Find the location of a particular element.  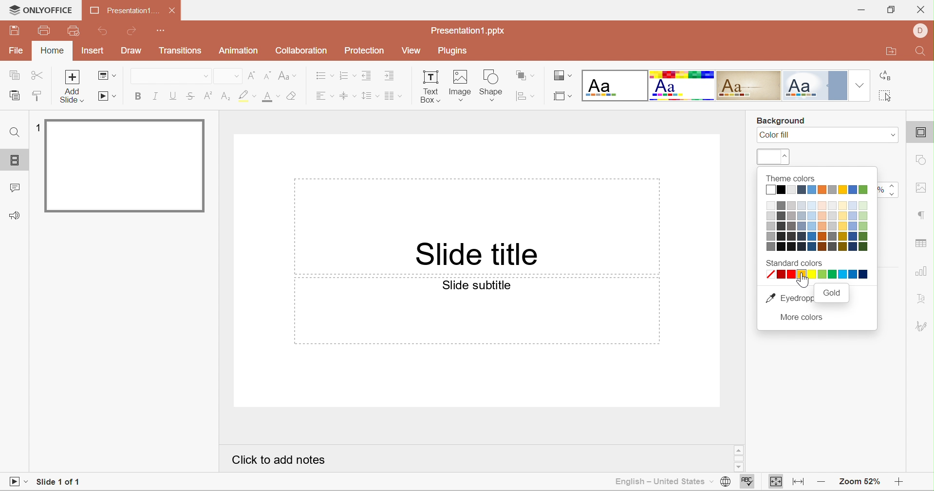

Scroll Up is located at coordinates (900, 449).